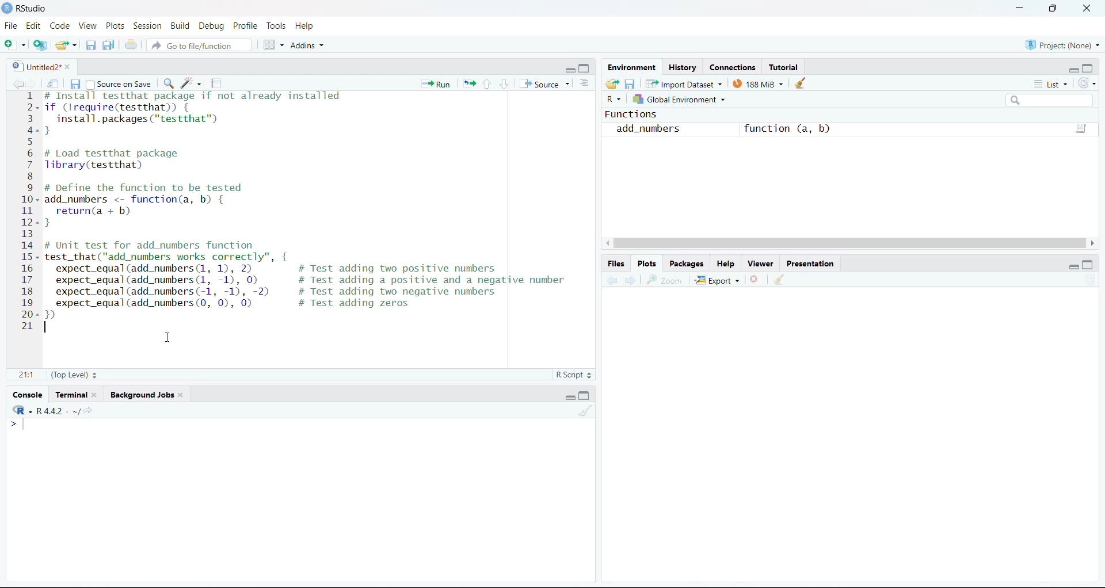 This screenshot has width=1105, height=588. I want to click on 21:1, so click(29, 375).